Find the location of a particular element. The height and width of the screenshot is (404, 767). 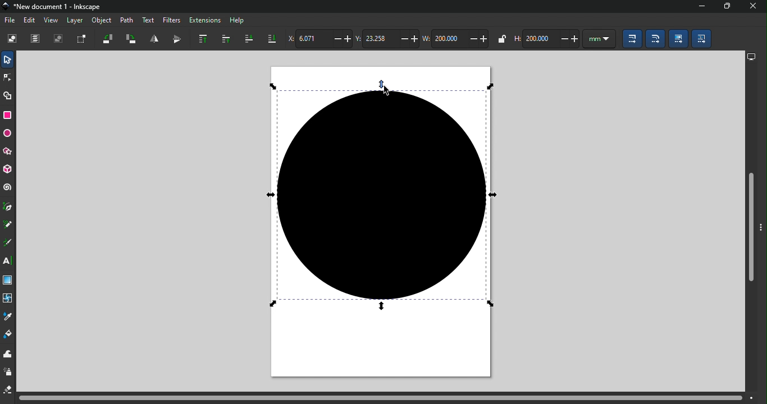

Lower selection to bottom is located at coordinates (271, 40).